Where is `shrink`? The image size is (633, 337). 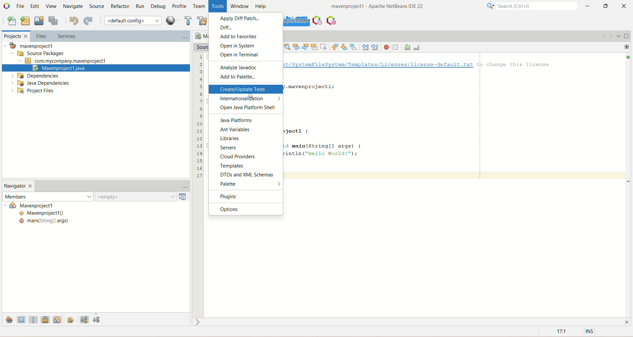
shrink is located at coordinates (199, 322).